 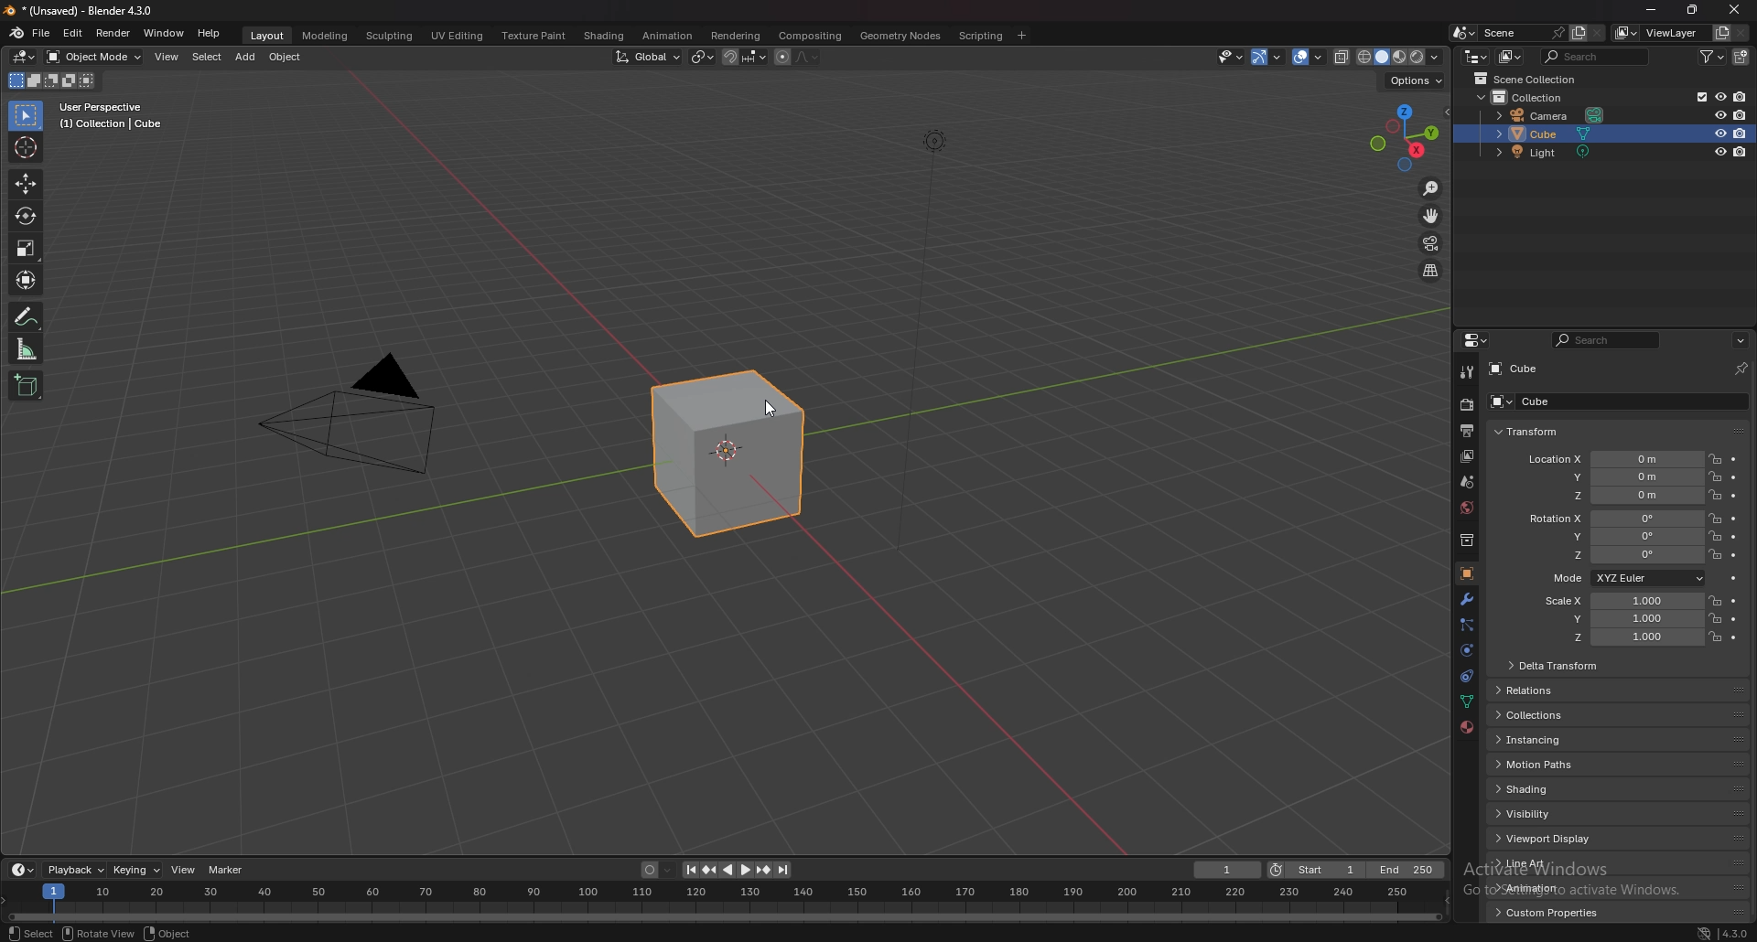 I want to click on add layer, so click(x=1579, y=32).